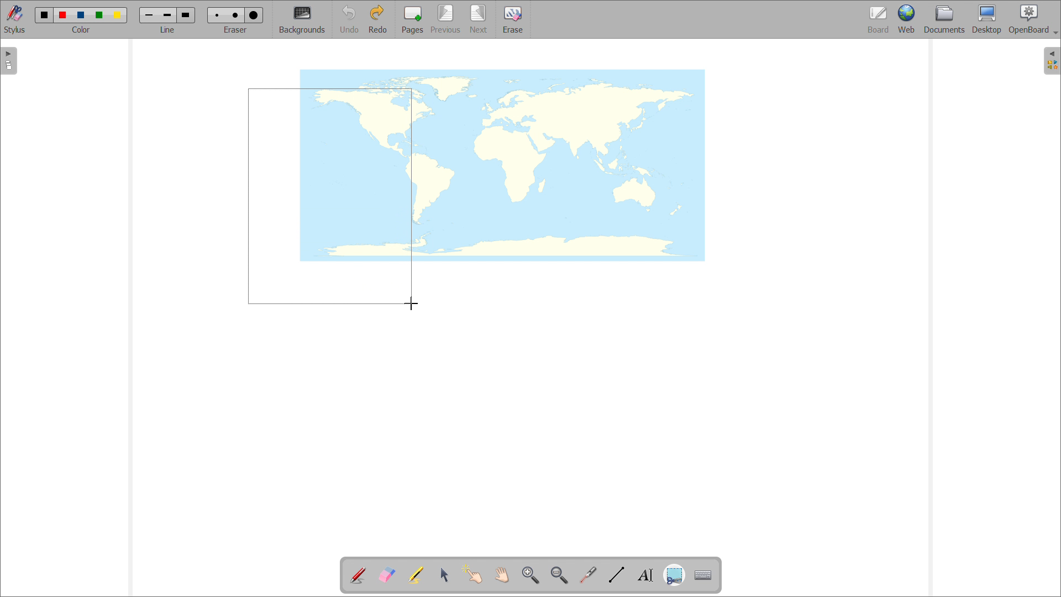 This screenshot has height=597, width=1061. What do you see at coordinates (99, 15) in the screenshot?
I see `green` at bounding box center [99, 15].